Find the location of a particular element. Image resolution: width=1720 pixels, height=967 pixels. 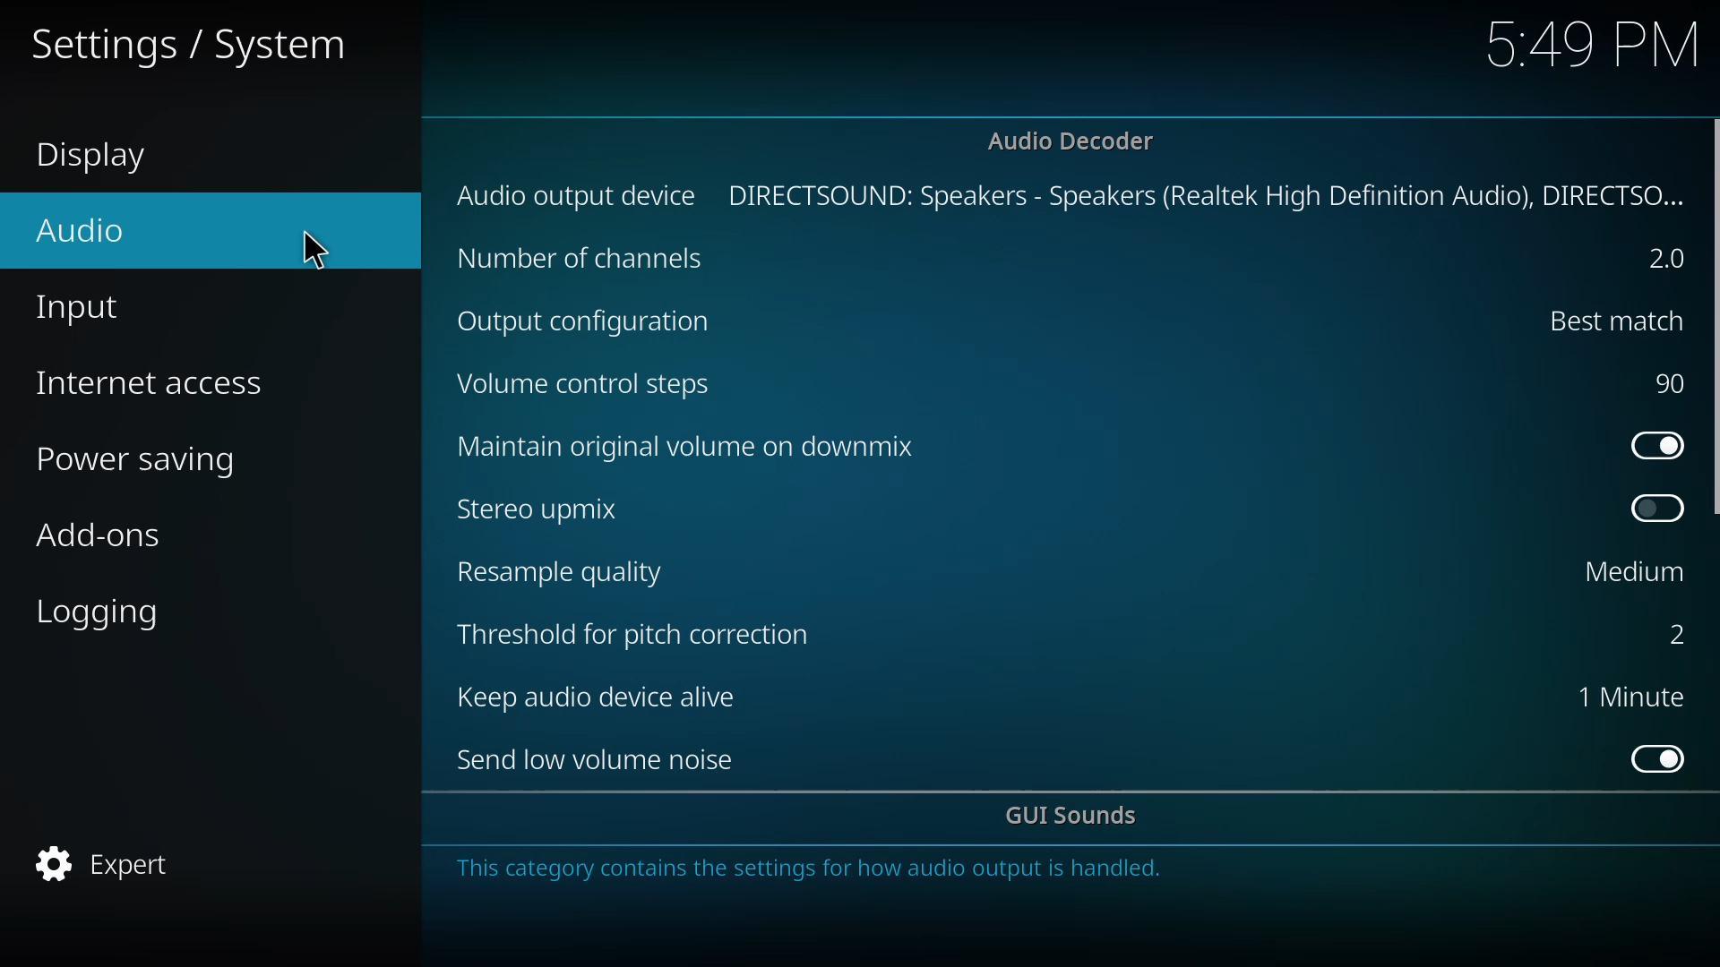

gui sounds is located at coordinates (1070, 815).